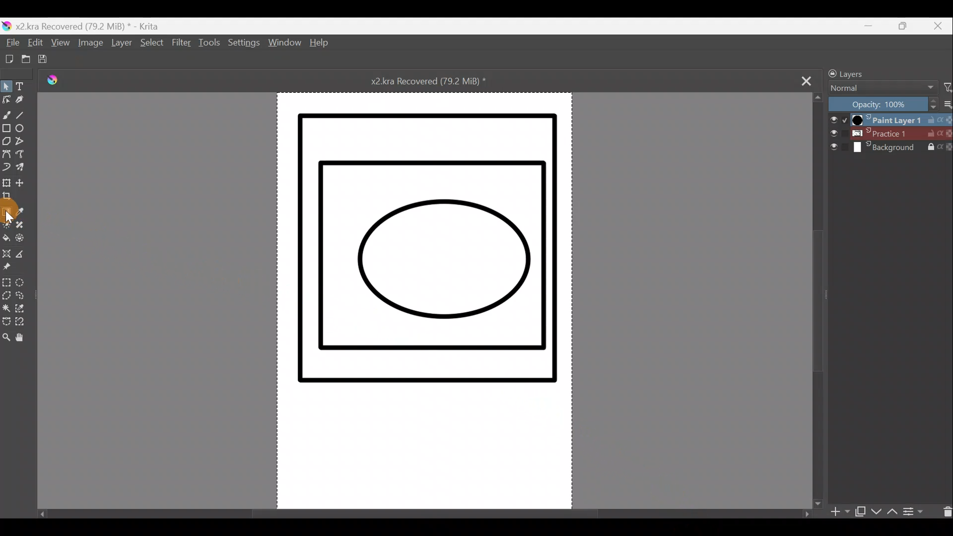  What do you see at coordinates (888, 119) in the screenshot?
I see `Layer 1` at bounding box center [888, 119].